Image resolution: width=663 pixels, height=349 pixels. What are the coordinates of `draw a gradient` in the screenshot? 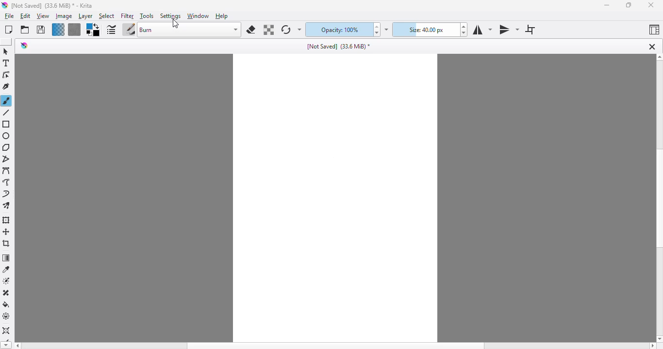 It's located at (6, 258).